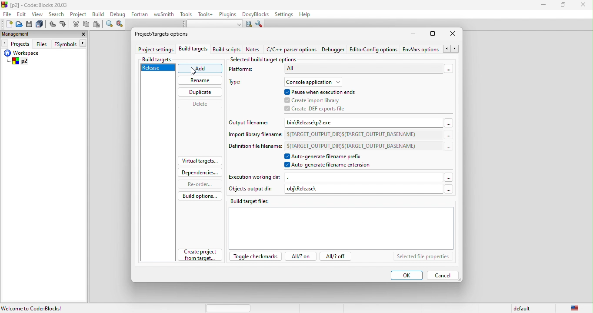  Describe the element at coordinates (22, 34) in the screenshot. I see `management` at that location.